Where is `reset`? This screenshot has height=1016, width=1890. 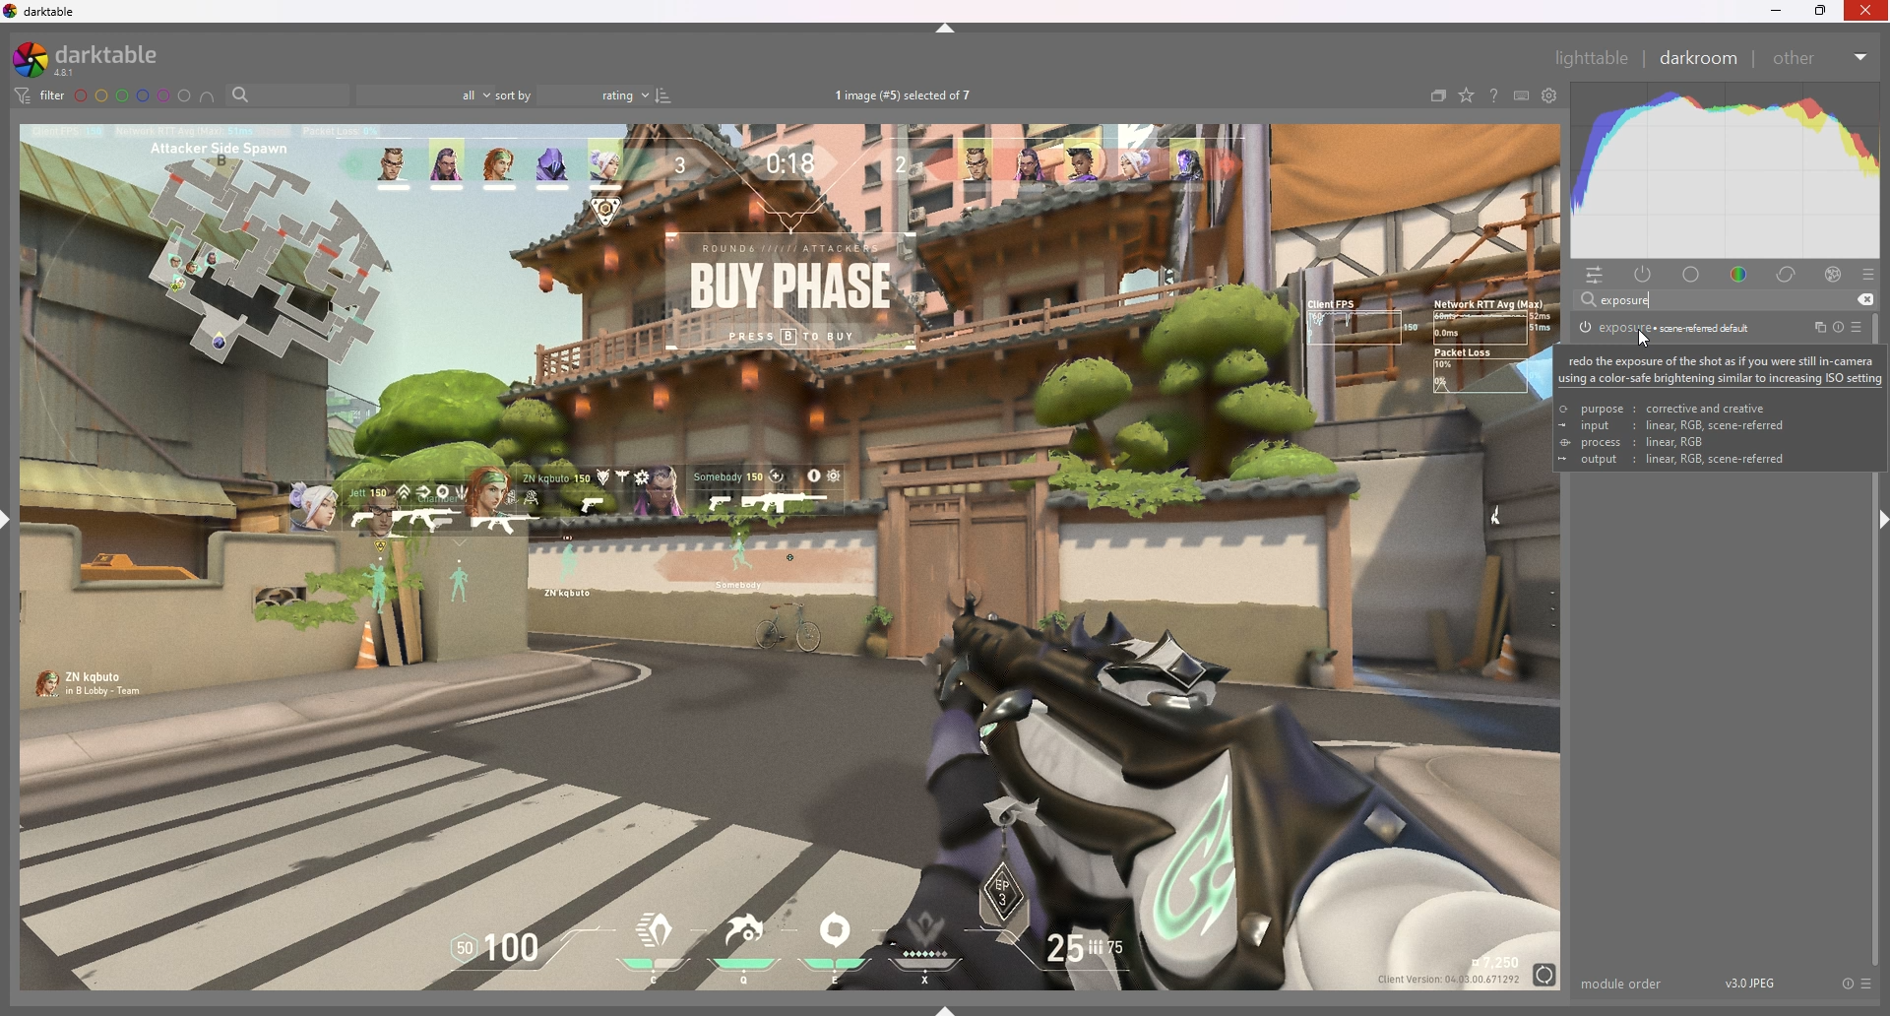
reset is located at coordinates (1838, 327).